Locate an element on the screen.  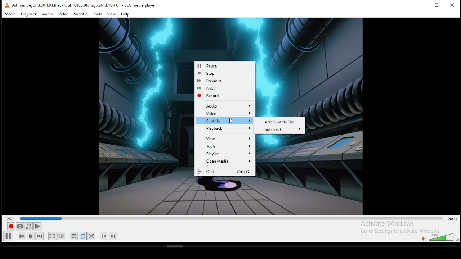
Pause is located at coordinates (224, 65).